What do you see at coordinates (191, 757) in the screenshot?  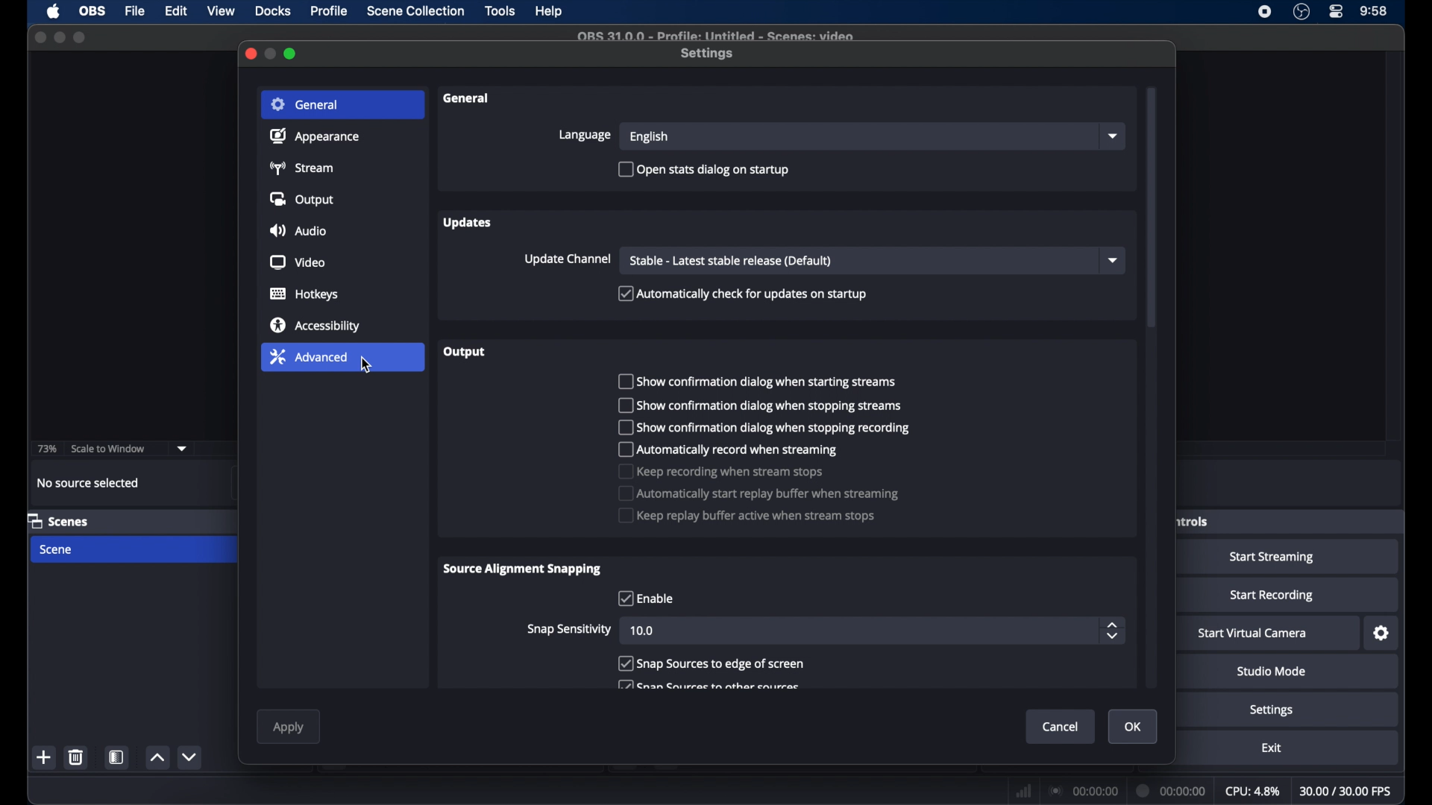 I see `decrement` at bounding box center [191, 757].